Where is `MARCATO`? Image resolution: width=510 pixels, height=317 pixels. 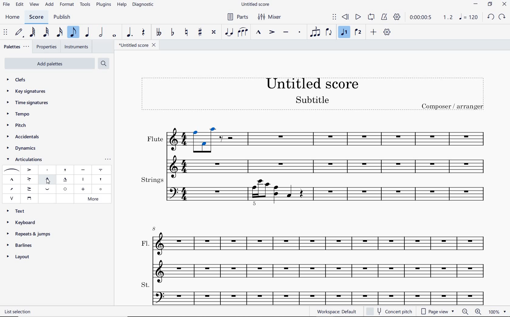
MARCATO is located at coordinates (259, 32).